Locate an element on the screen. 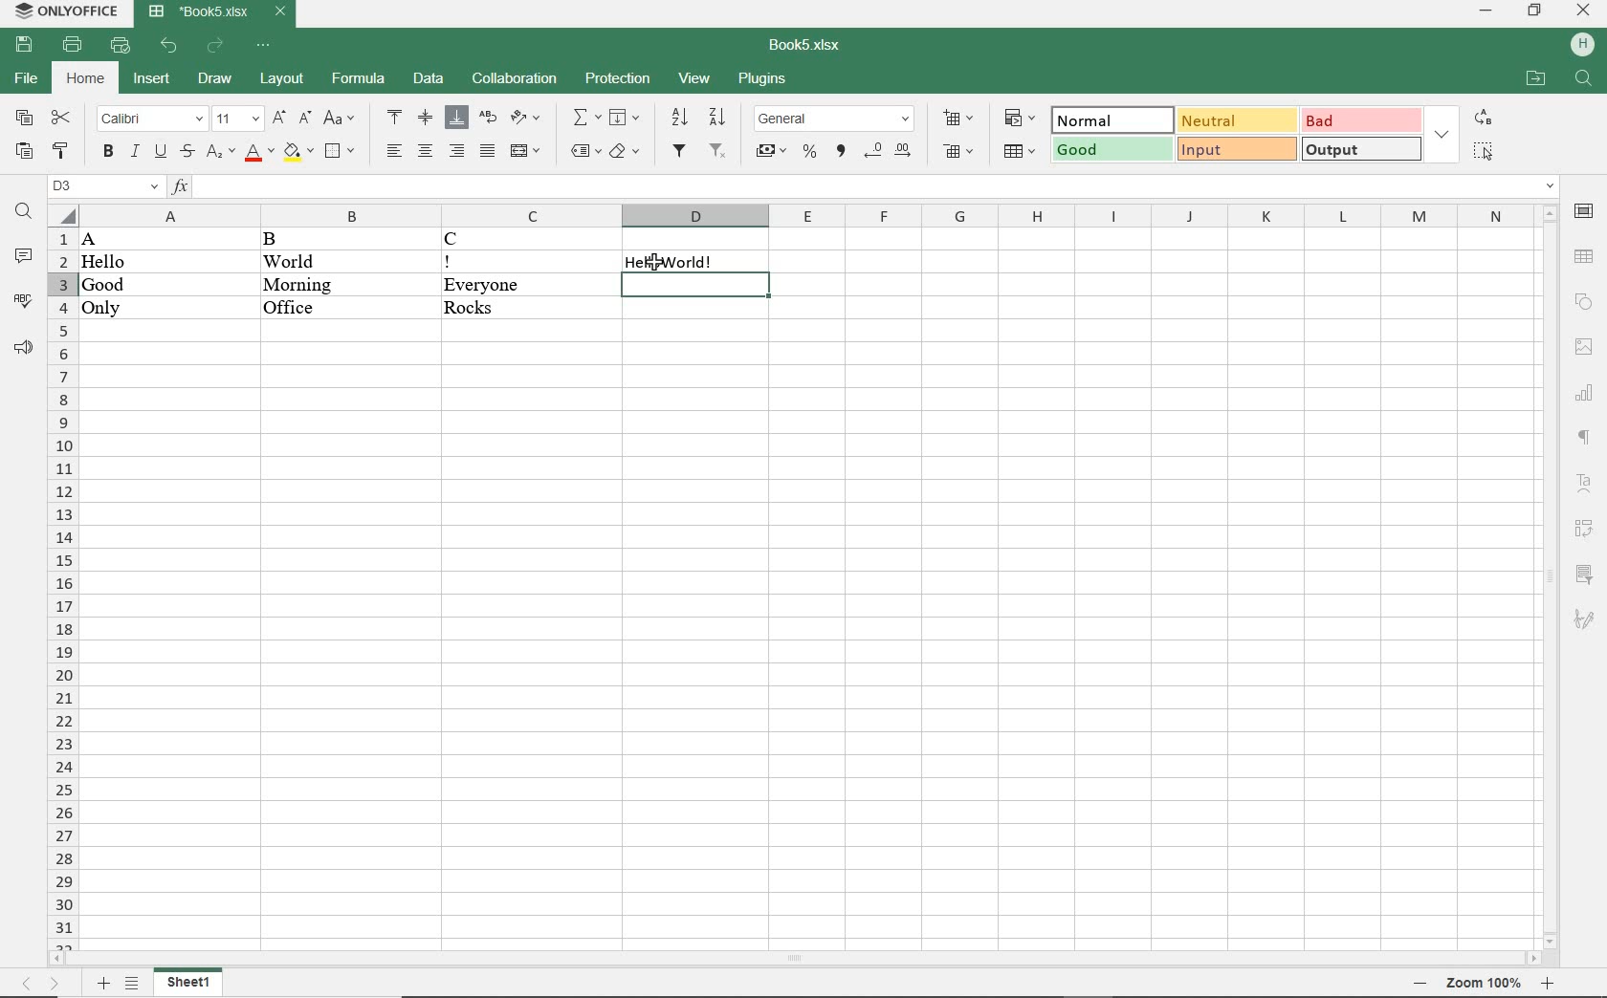  REMOV FILTER is located at coordinates (717, 150).